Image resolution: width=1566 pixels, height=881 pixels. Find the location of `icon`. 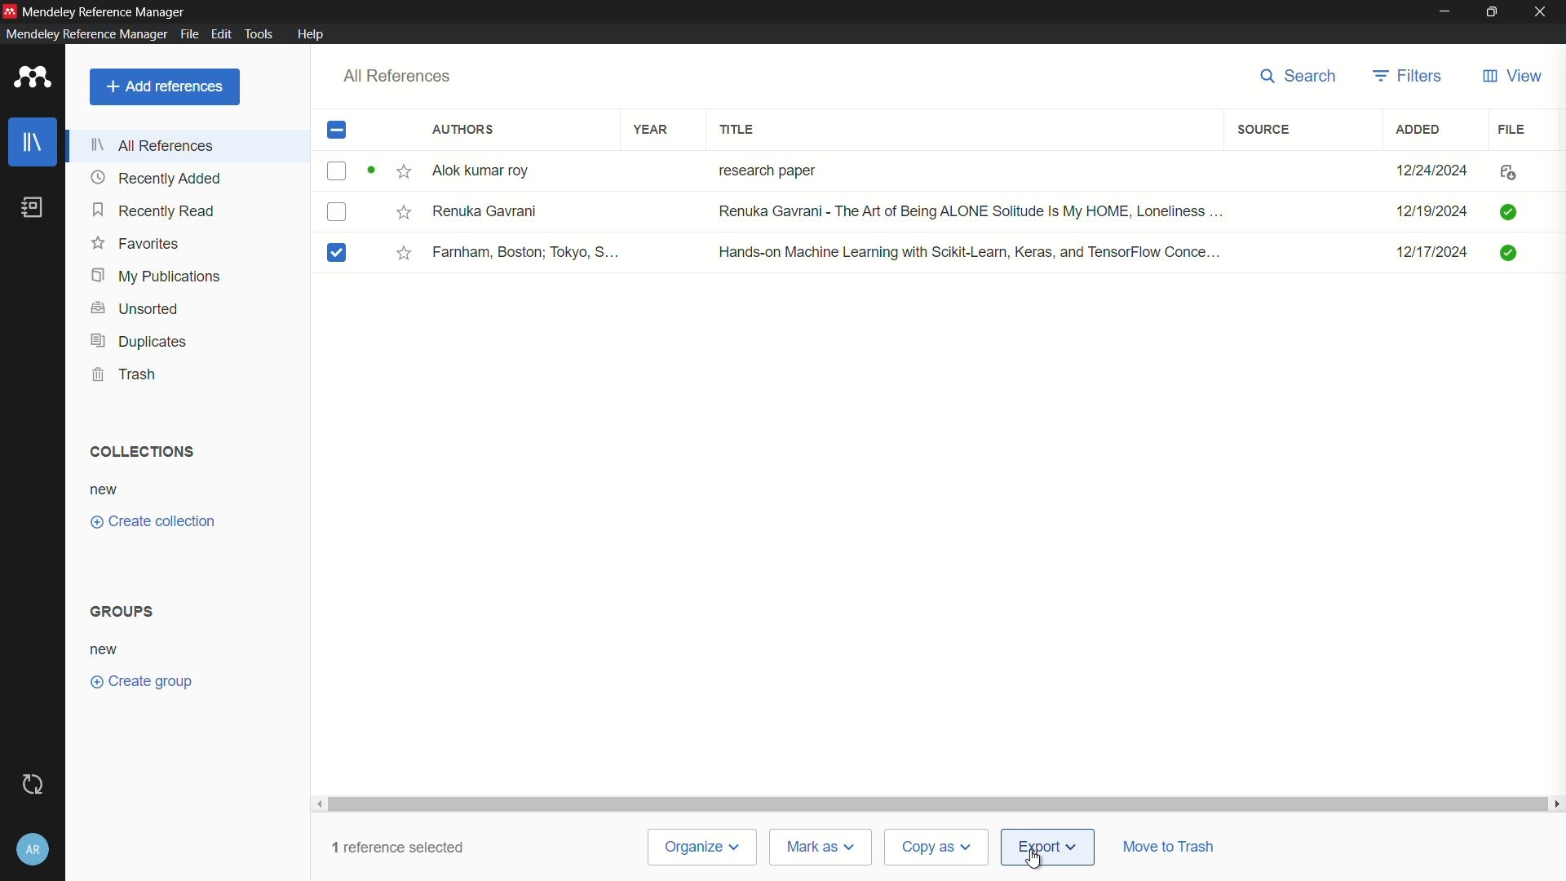

icon is located at coordinates (1507, 212).